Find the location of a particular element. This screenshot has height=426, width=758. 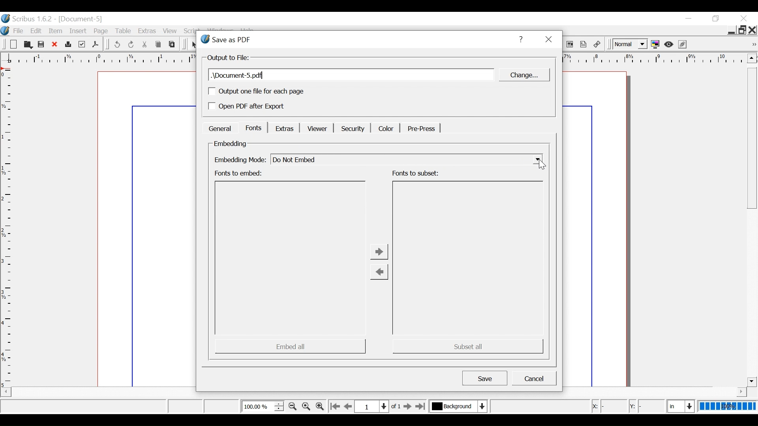

Y Coordintae is located at coordinates (646, 407).